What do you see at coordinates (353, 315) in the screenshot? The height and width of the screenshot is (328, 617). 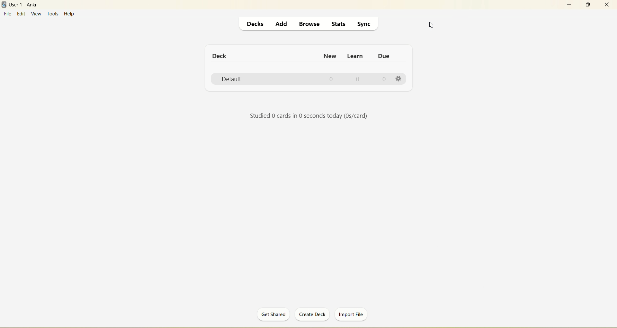 I see `import file` at bounding box center [353, 315].